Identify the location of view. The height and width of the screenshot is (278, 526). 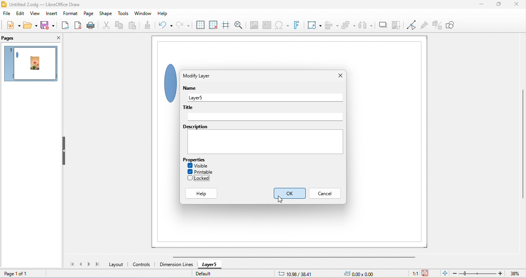
(35, 14).